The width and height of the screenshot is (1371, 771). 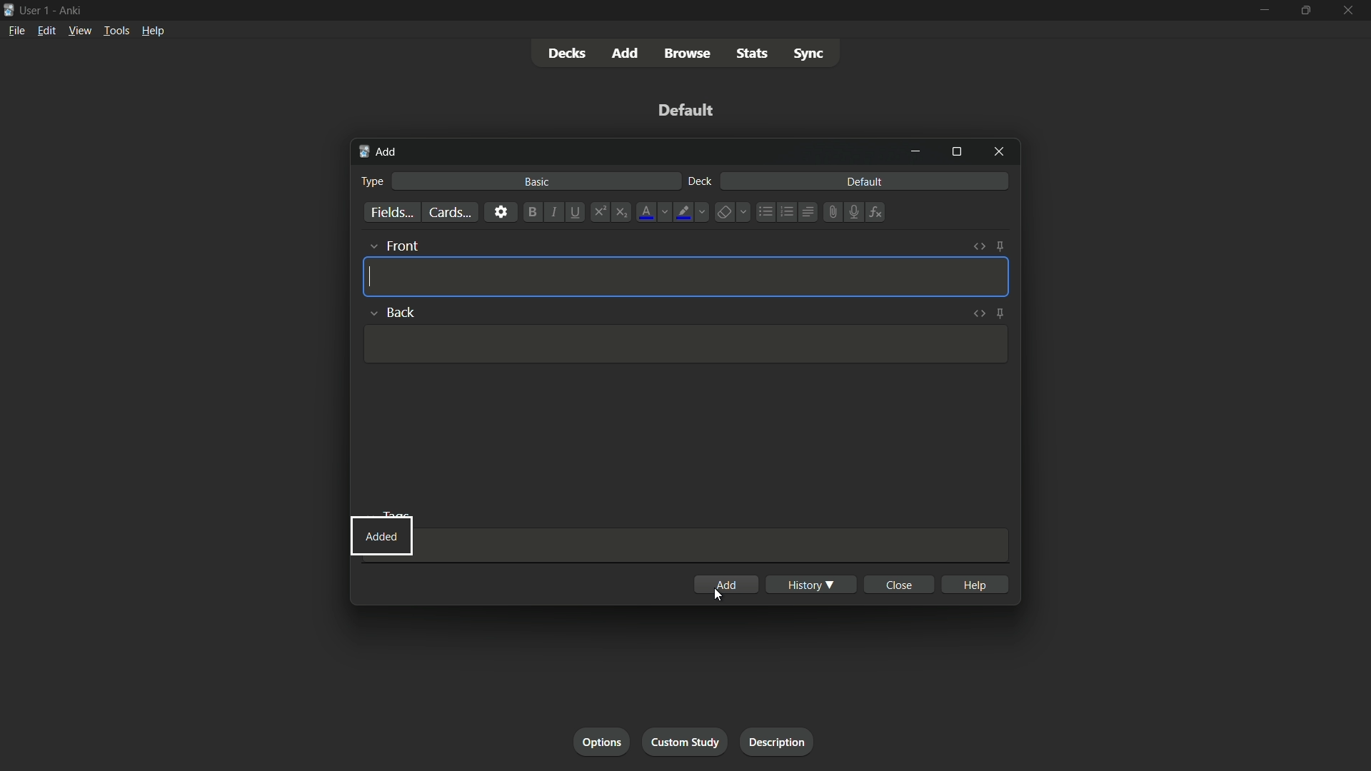 What do you see at coordinates (864, 182) in the screenshot?
I see `default` at bounding box center [864, 182].